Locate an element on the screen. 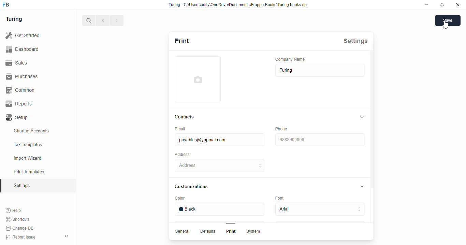  collapse is located at coordinates (362, 117).